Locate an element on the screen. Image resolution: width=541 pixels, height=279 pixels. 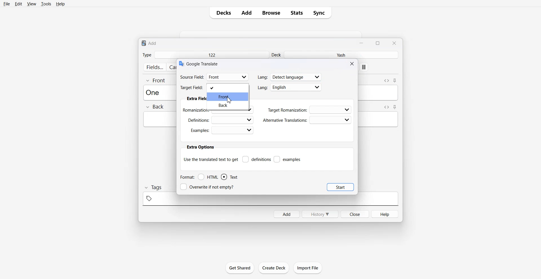
Examples is located at coordinates (222, 130).